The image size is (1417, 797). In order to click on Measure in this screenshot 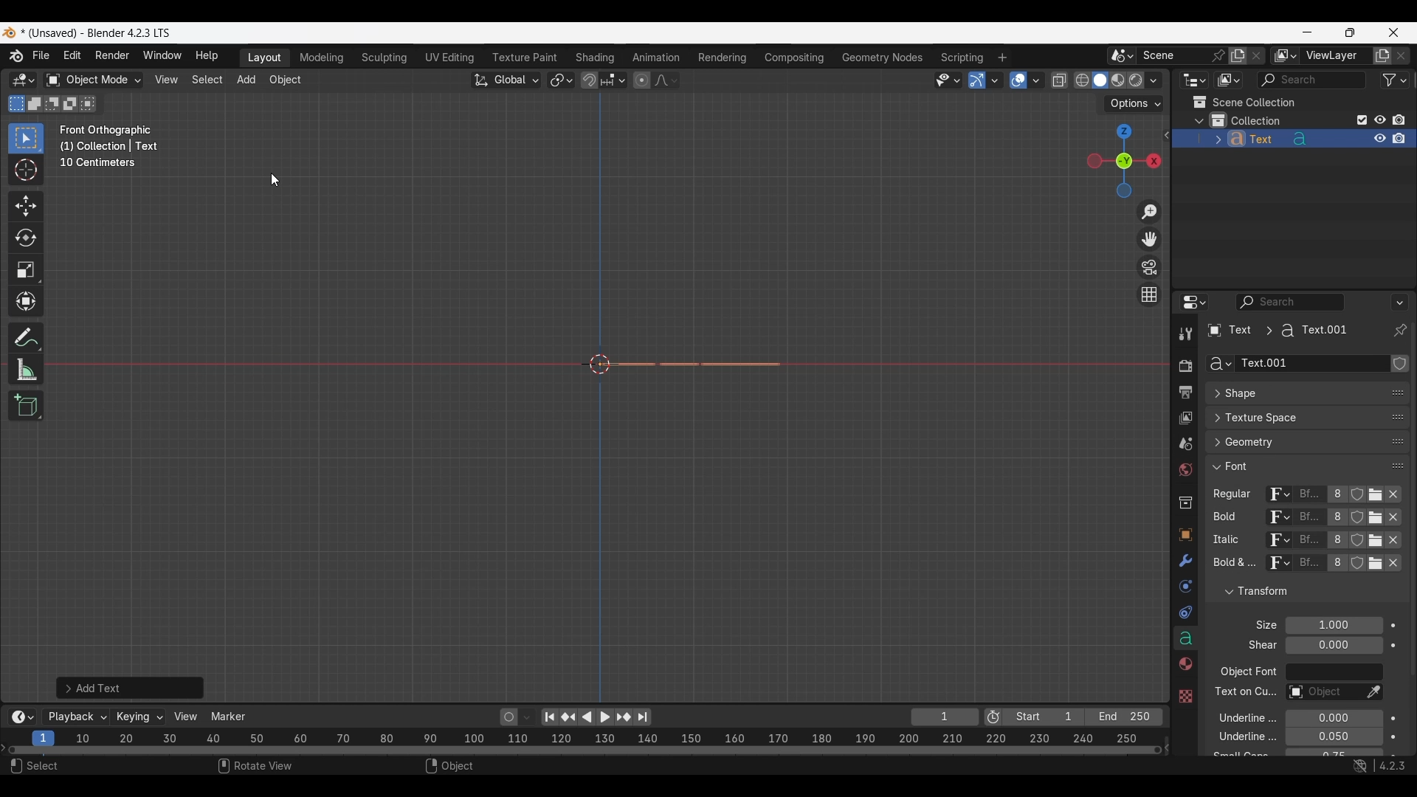, I will do `click(26, 370)`.